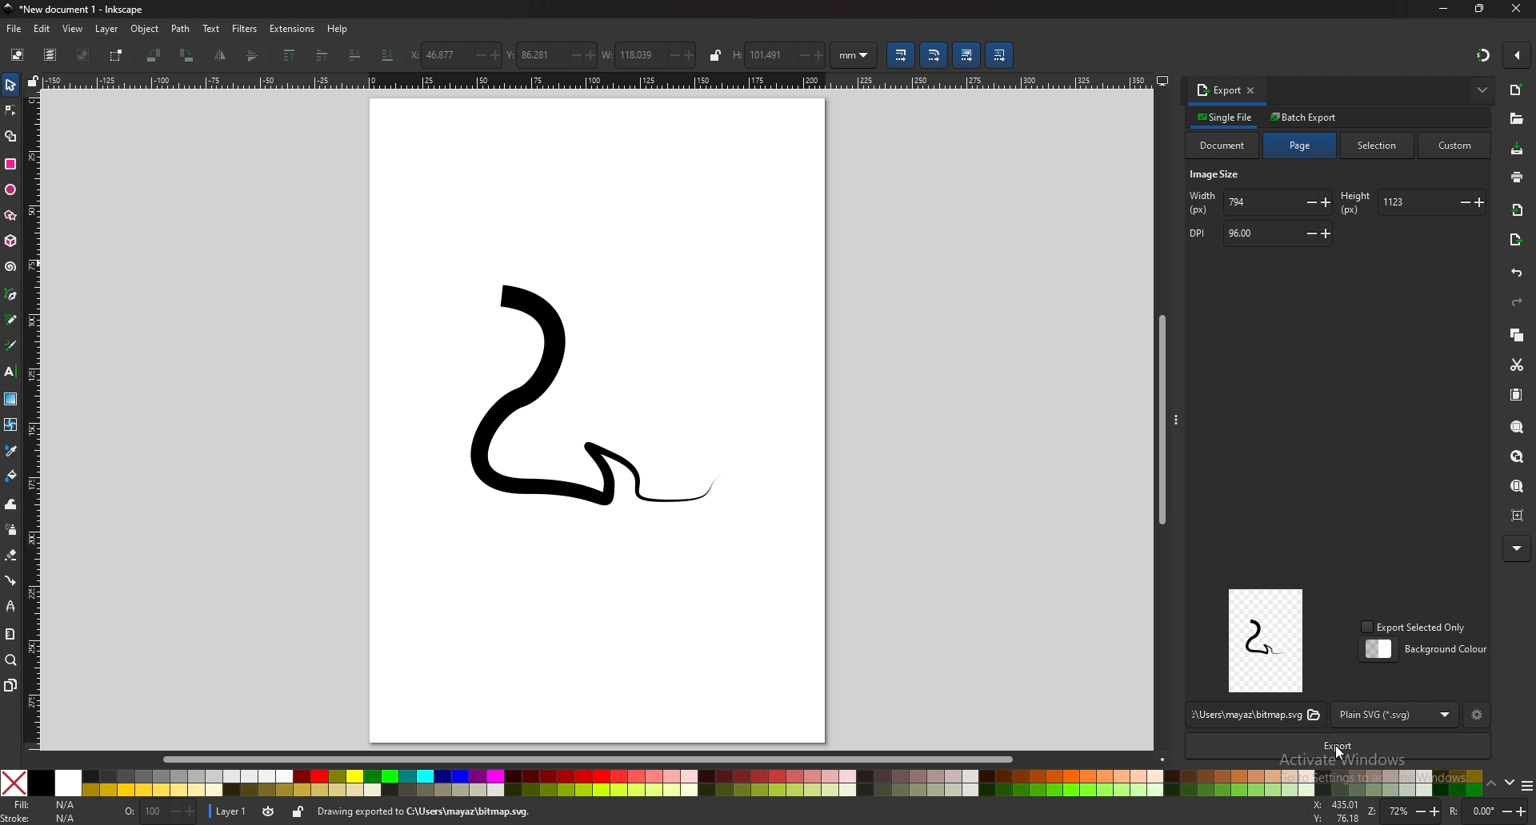 Image resolution: width=1536 pixels, height=825 pixels. Describe the element at coordinates (15, 30) in the screenshot. I see `file` at that location.